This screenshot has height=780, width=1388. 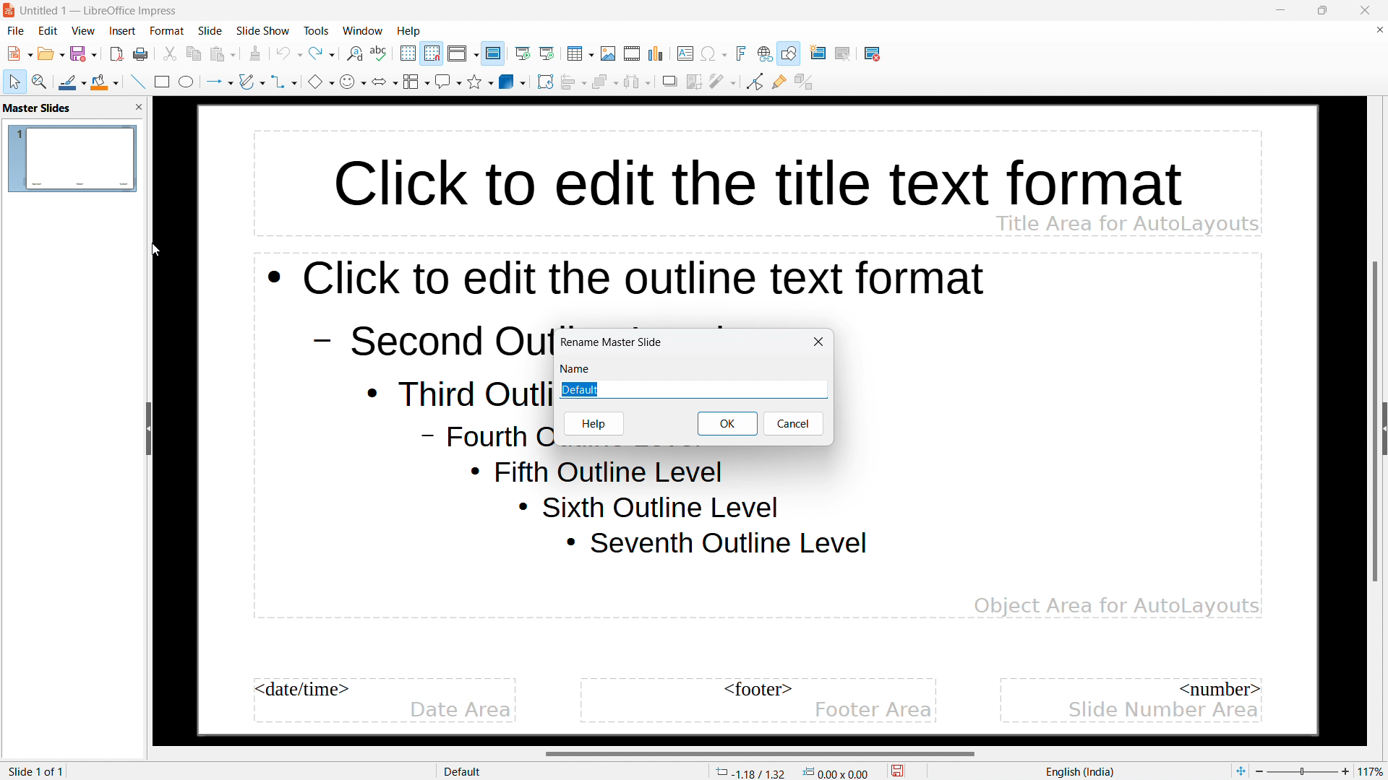 I want to click on select at least three objects to distribute, so click(x=638, y=82).